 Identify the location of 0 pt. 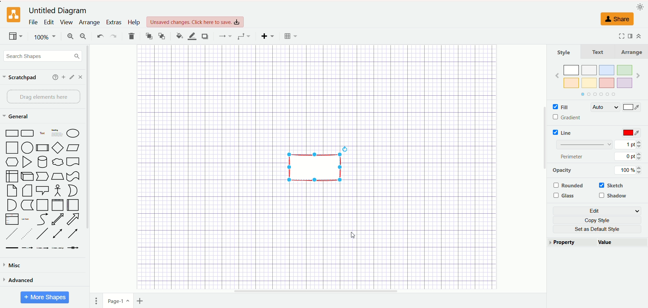
(628, 156).